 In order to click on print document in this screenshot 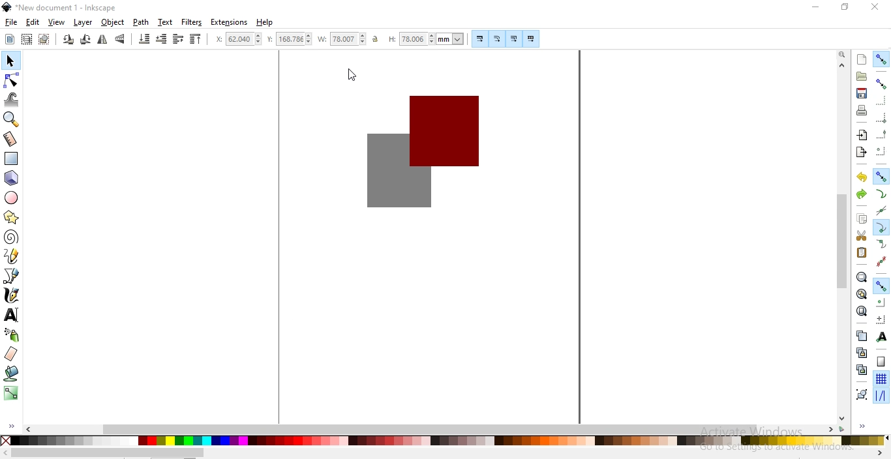, I will do `click(862, 110)`.